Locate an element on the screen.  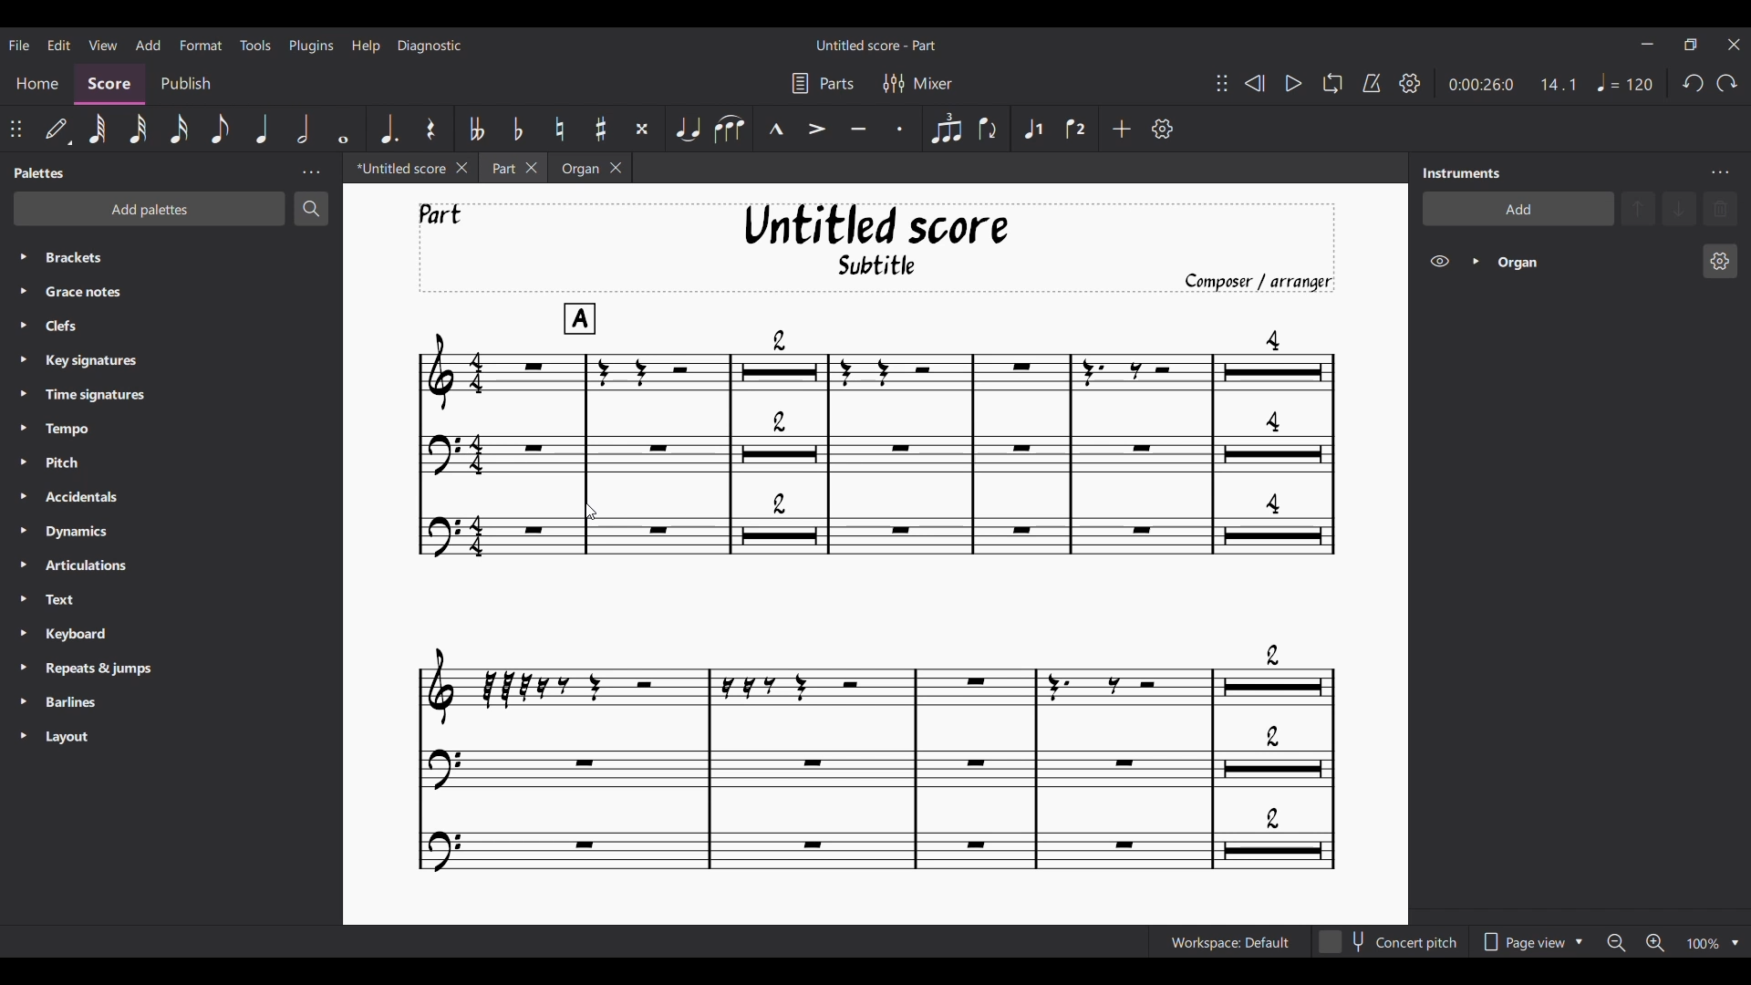
Toggle sharp is located at coordinates (601, 129).